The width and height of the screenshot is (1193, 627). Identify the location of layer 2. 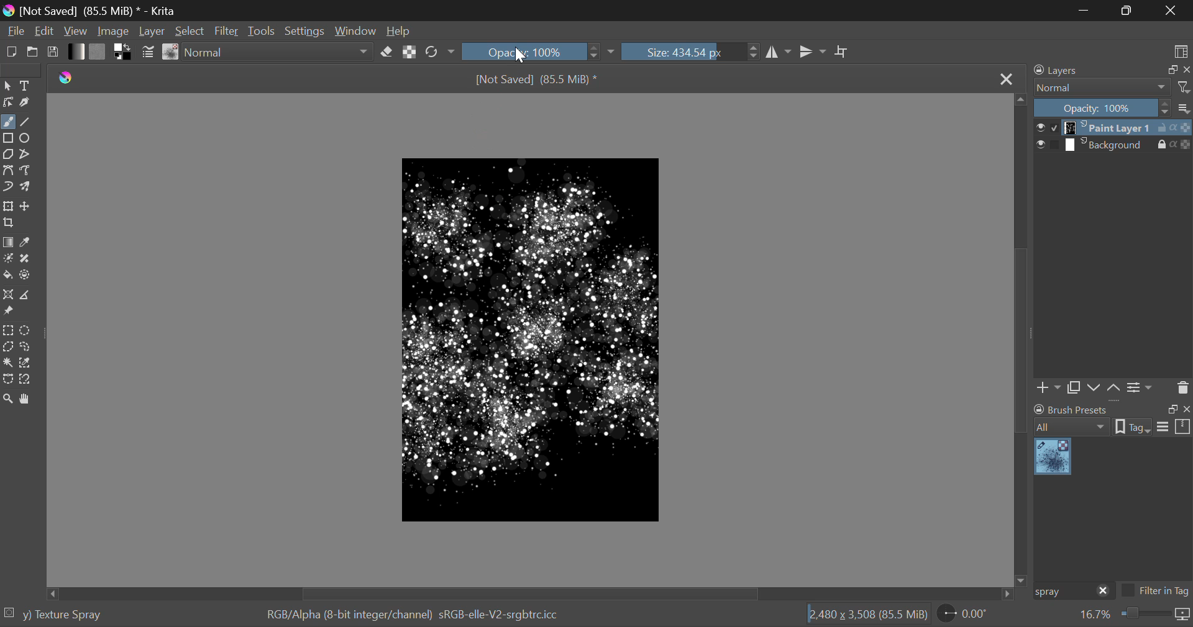
(1108, 145).